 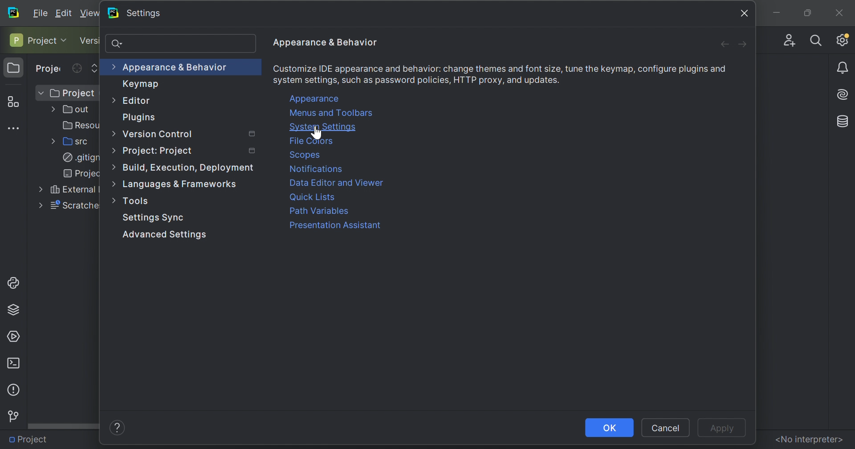 What do you see at coordinates (306, 155) in the screenshot?
I see `Scopes` at bounding box center [306, 155].